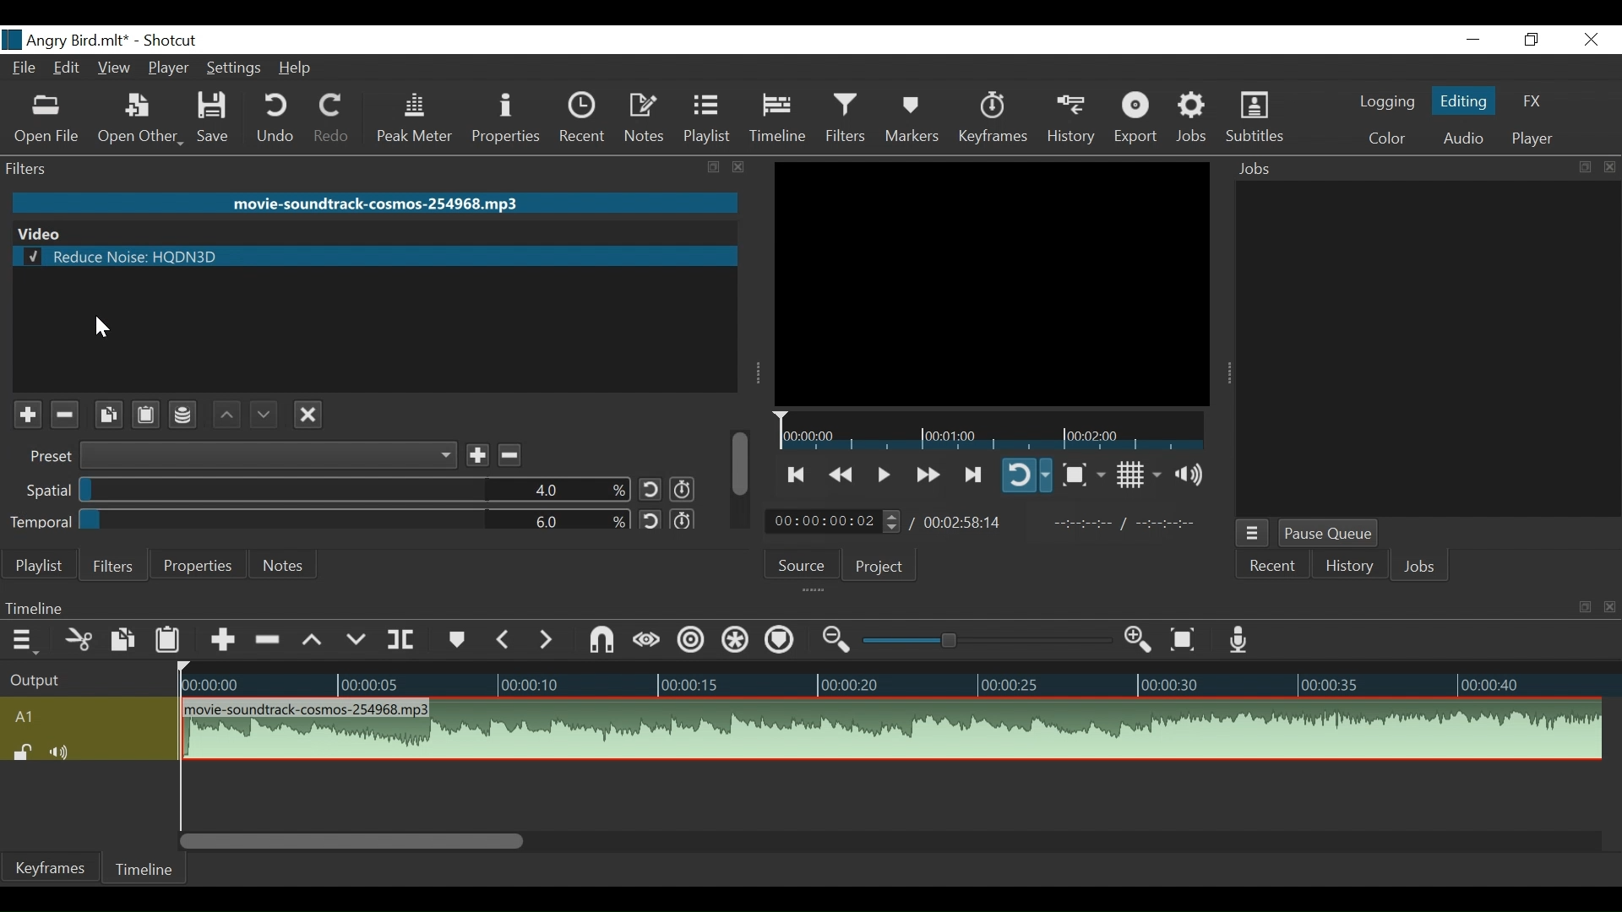  What do you see at coordinates (706, 118) in the screenshot?
I see `Playlist` at bounding box center [706, 118].